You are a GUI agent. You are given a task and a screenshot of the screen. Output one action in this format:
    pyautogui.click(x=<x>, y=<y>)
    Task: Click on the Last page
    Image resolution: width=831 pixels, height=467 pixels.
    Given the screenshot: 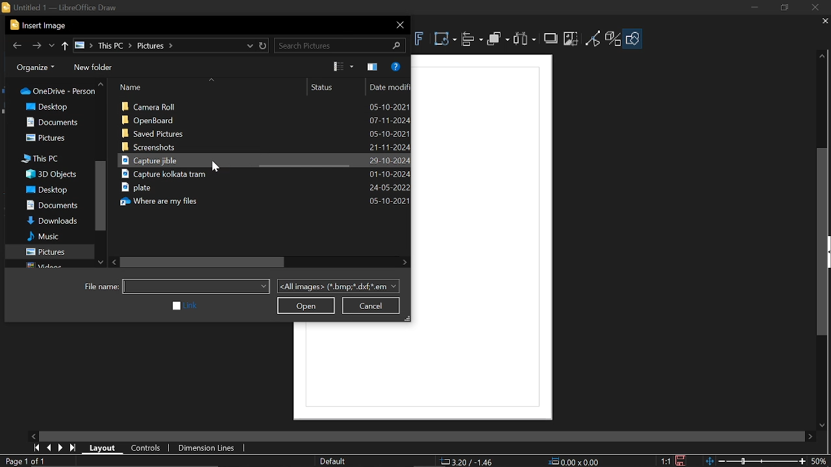 What is the action you would take?
    pyautogui.click(x=73, y=448)
    